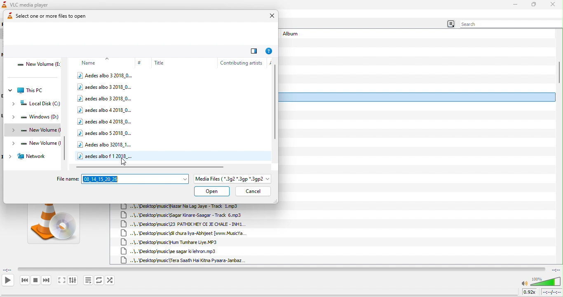 This screenshot has height=297, width=563. Describe the element at coordinates (125, 162) in the screenshot. I see `cursor` at that location.